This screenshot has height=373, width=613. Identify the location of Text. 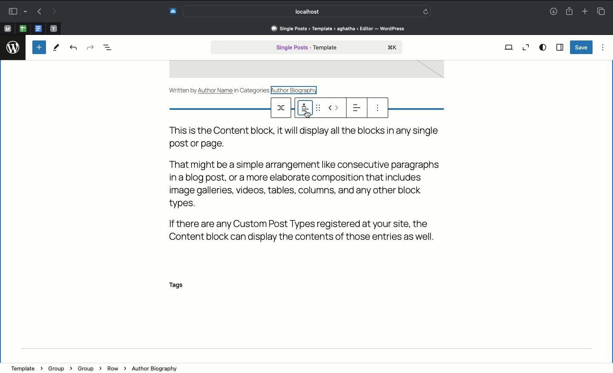
(313, 184).